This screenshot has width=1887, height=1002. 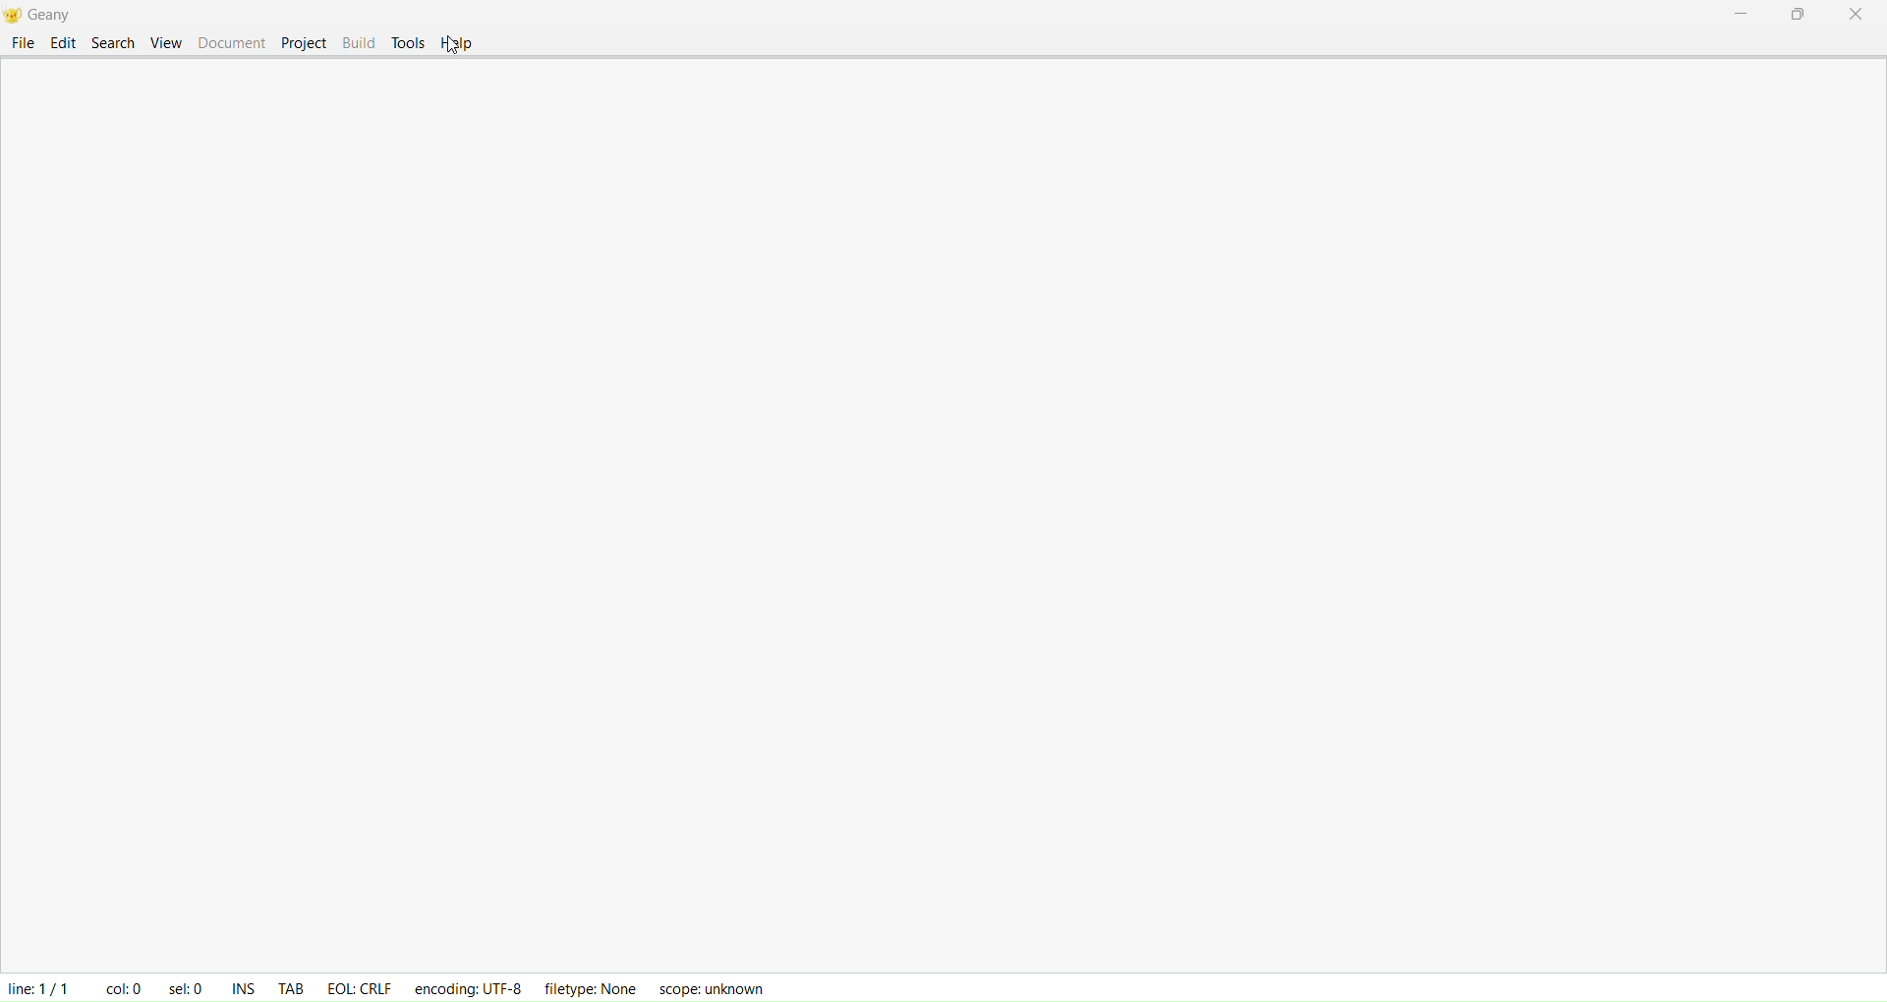 What do you see at coordinates (58, 14) in the screenshot?
I see `title` at bounding box center [58, 14].